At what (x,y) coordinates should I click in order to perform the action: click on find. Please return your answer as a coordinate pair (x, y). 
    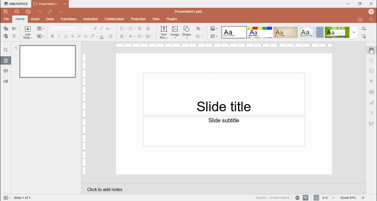
    Looking at the image, I should click on (6, 50).